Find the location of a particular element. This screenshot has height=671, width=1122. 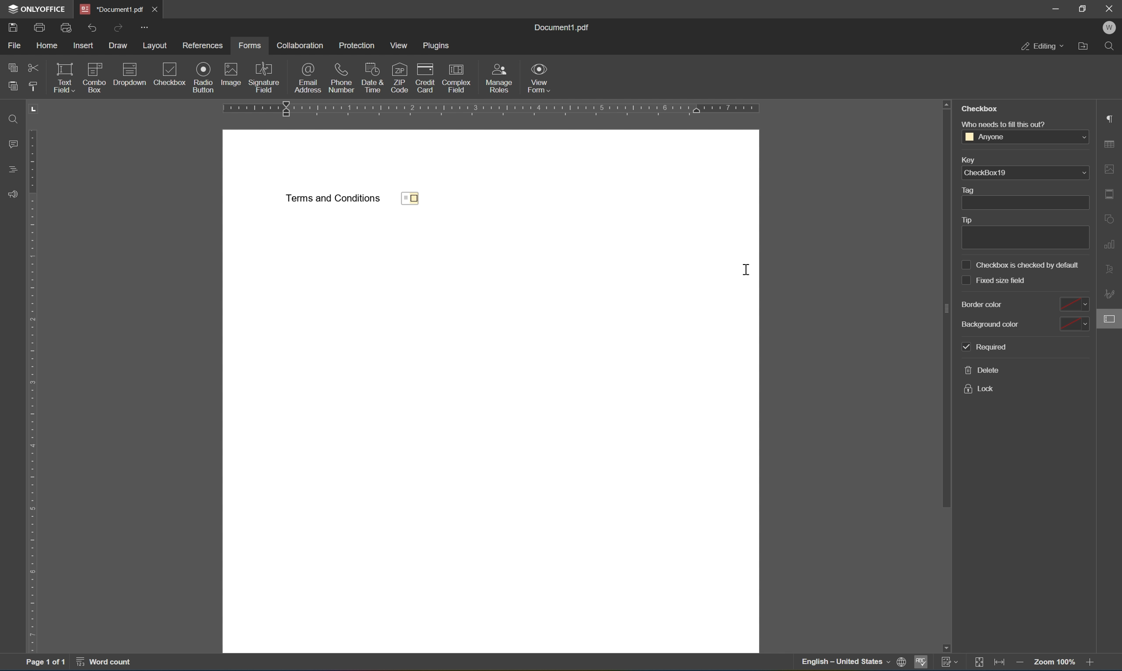

cursor is located at coordinates (747, 270).